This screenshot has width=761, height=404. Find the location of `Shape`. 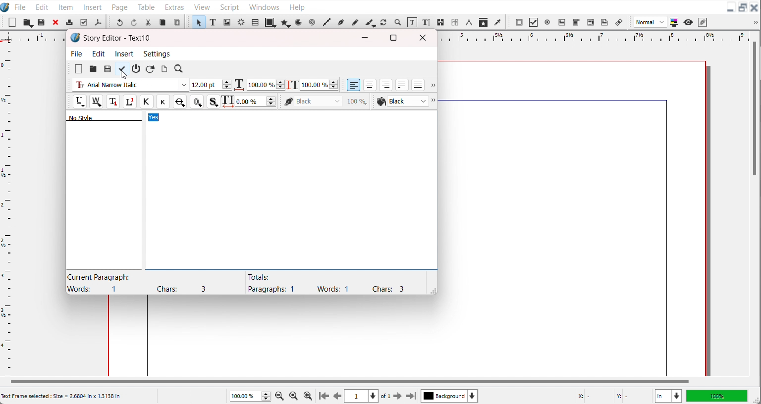

Shape is located at coordinates (271, 22).